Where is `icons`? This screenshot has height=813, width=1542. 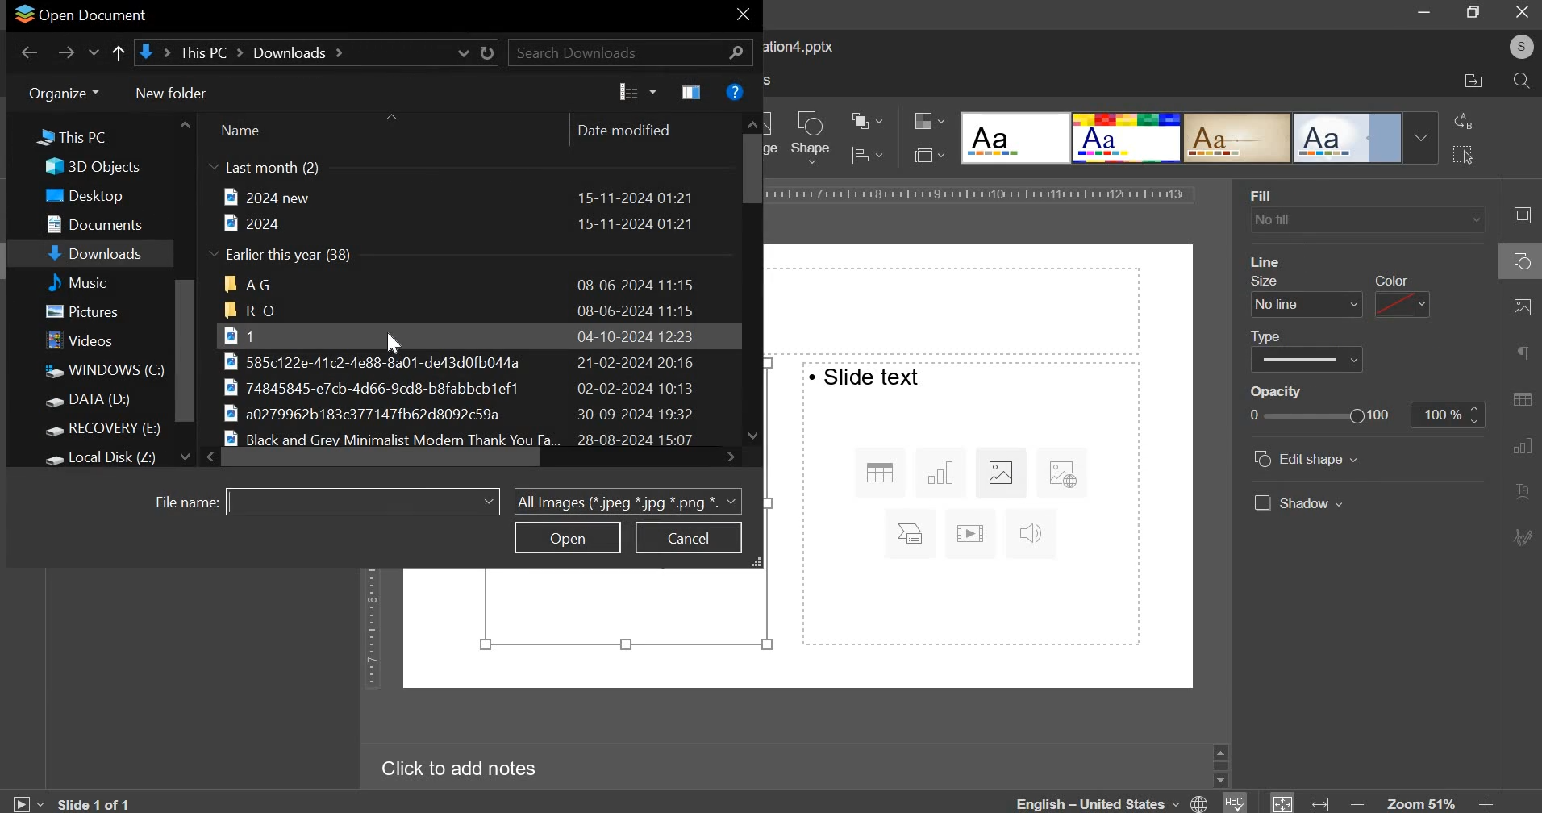
icons is located at coordinates (969, 506).